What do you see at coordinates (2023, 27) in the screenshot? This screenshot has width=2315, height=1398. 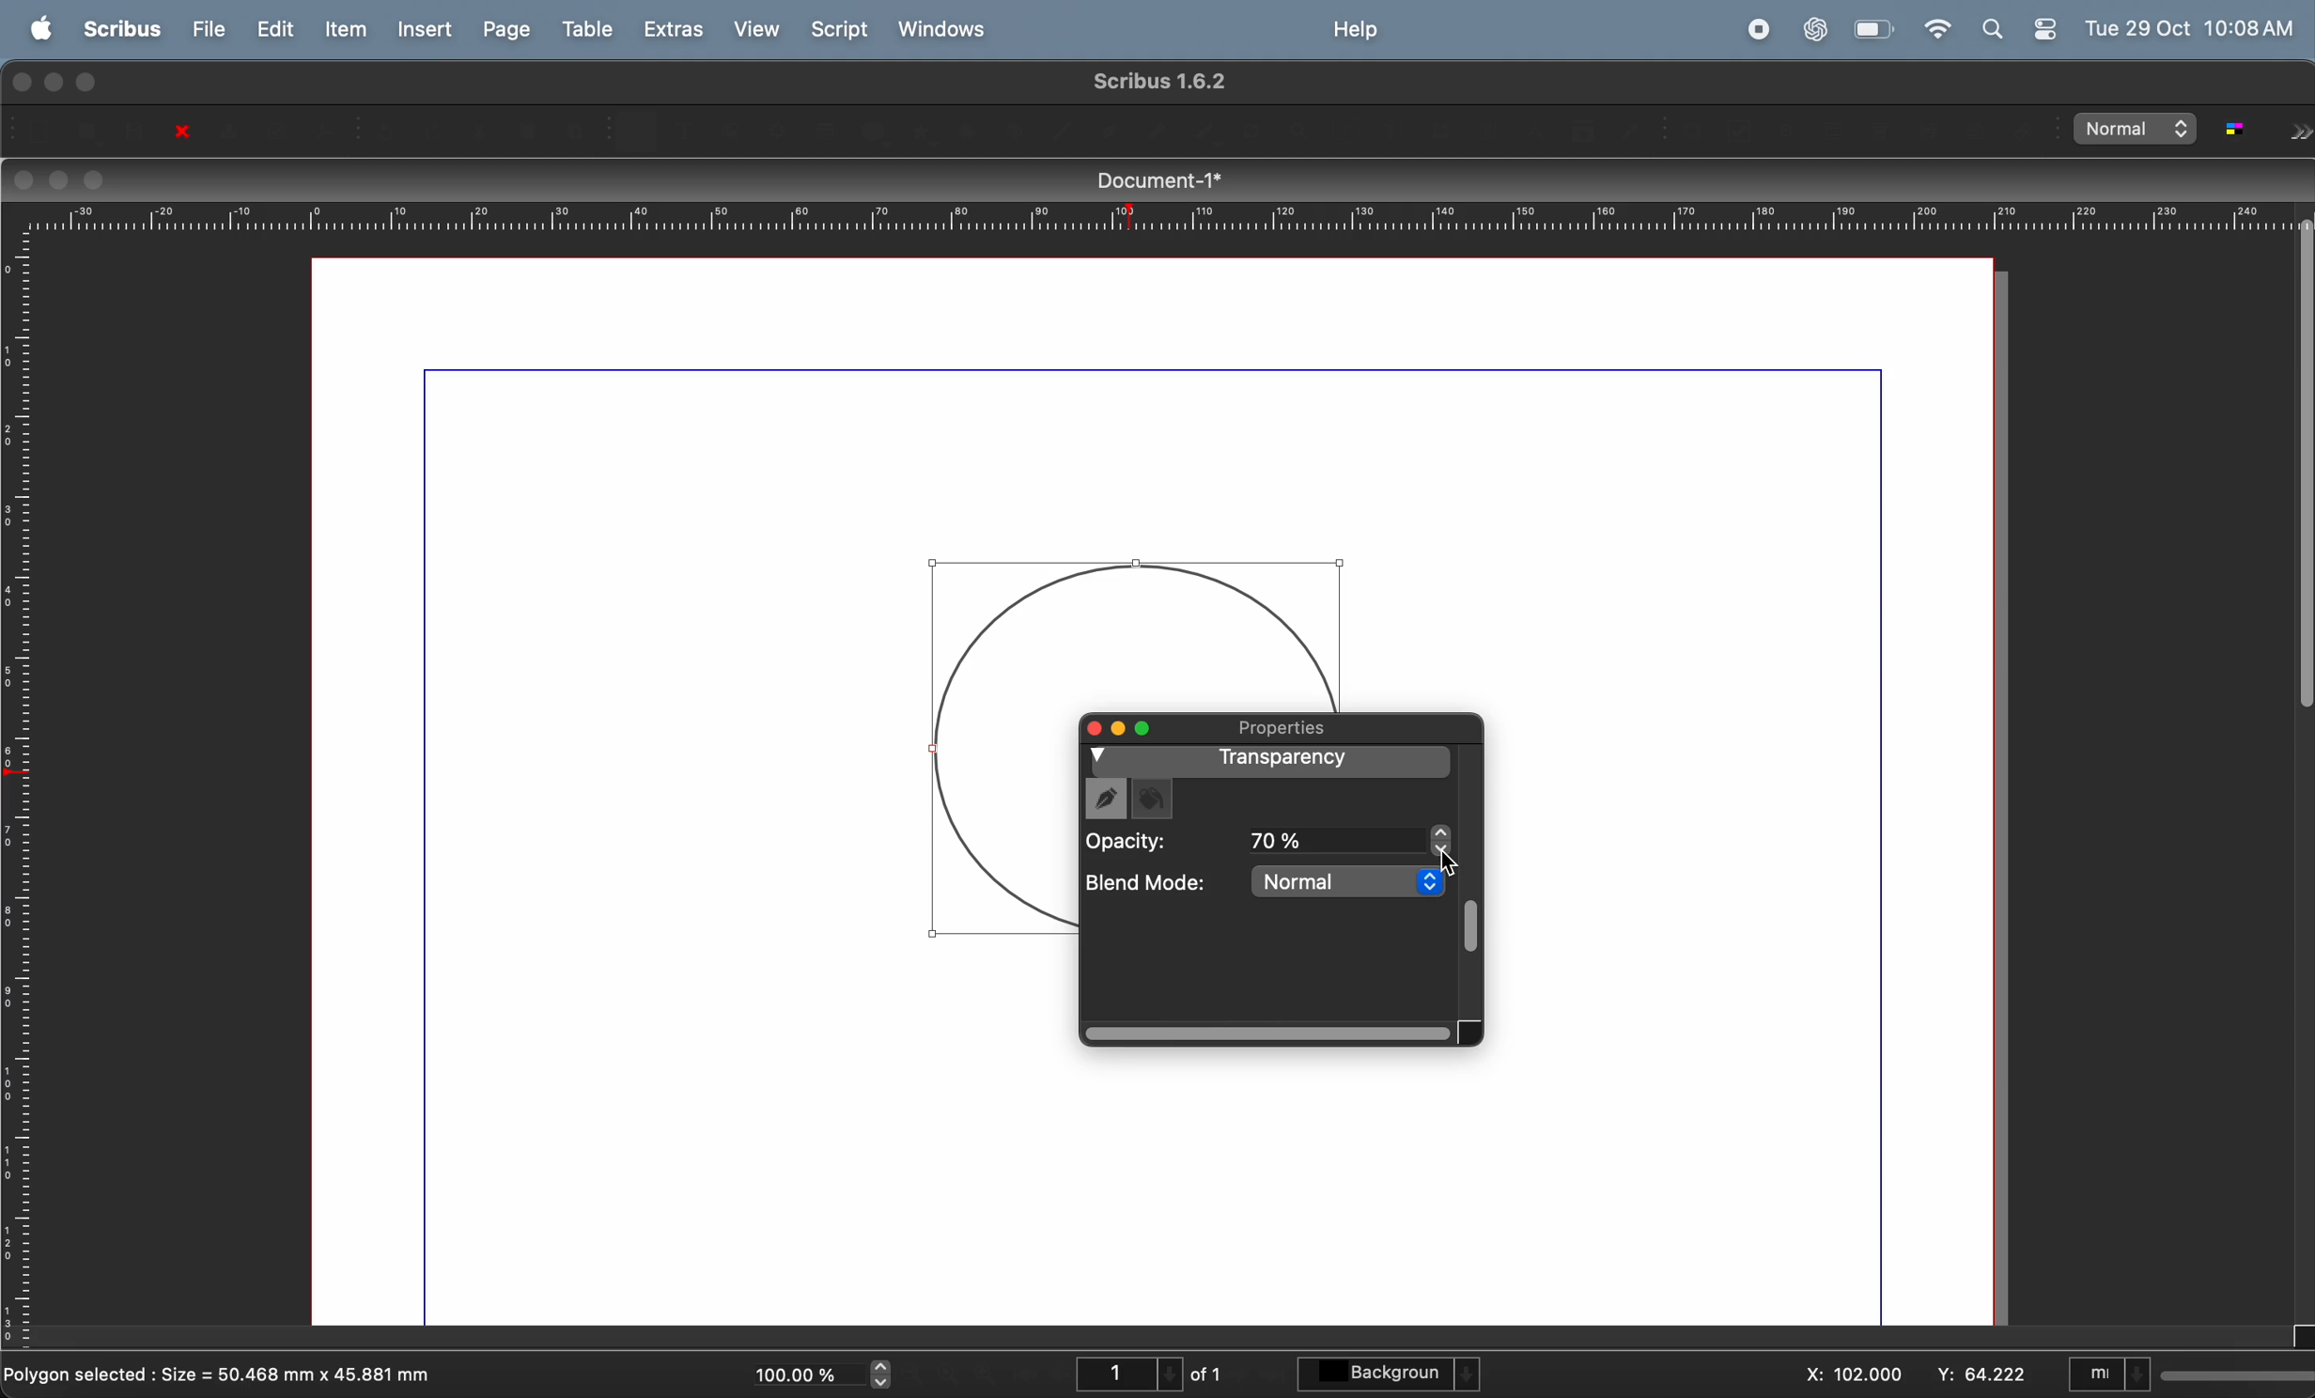 I see `apple widgets` at bounding box center [2023, 27].